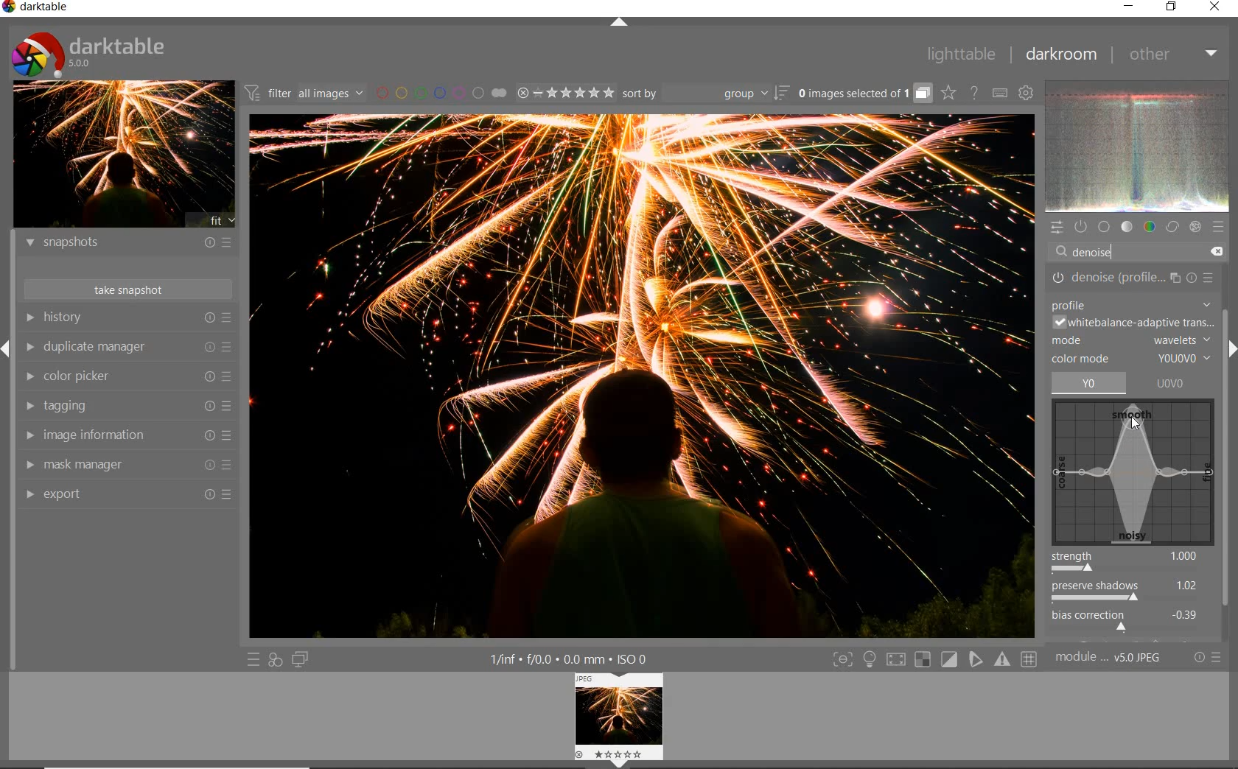 The width and height of the screenshot is (1238, 769). I want to click on set keyboard shortcuts, so click(999, 93).